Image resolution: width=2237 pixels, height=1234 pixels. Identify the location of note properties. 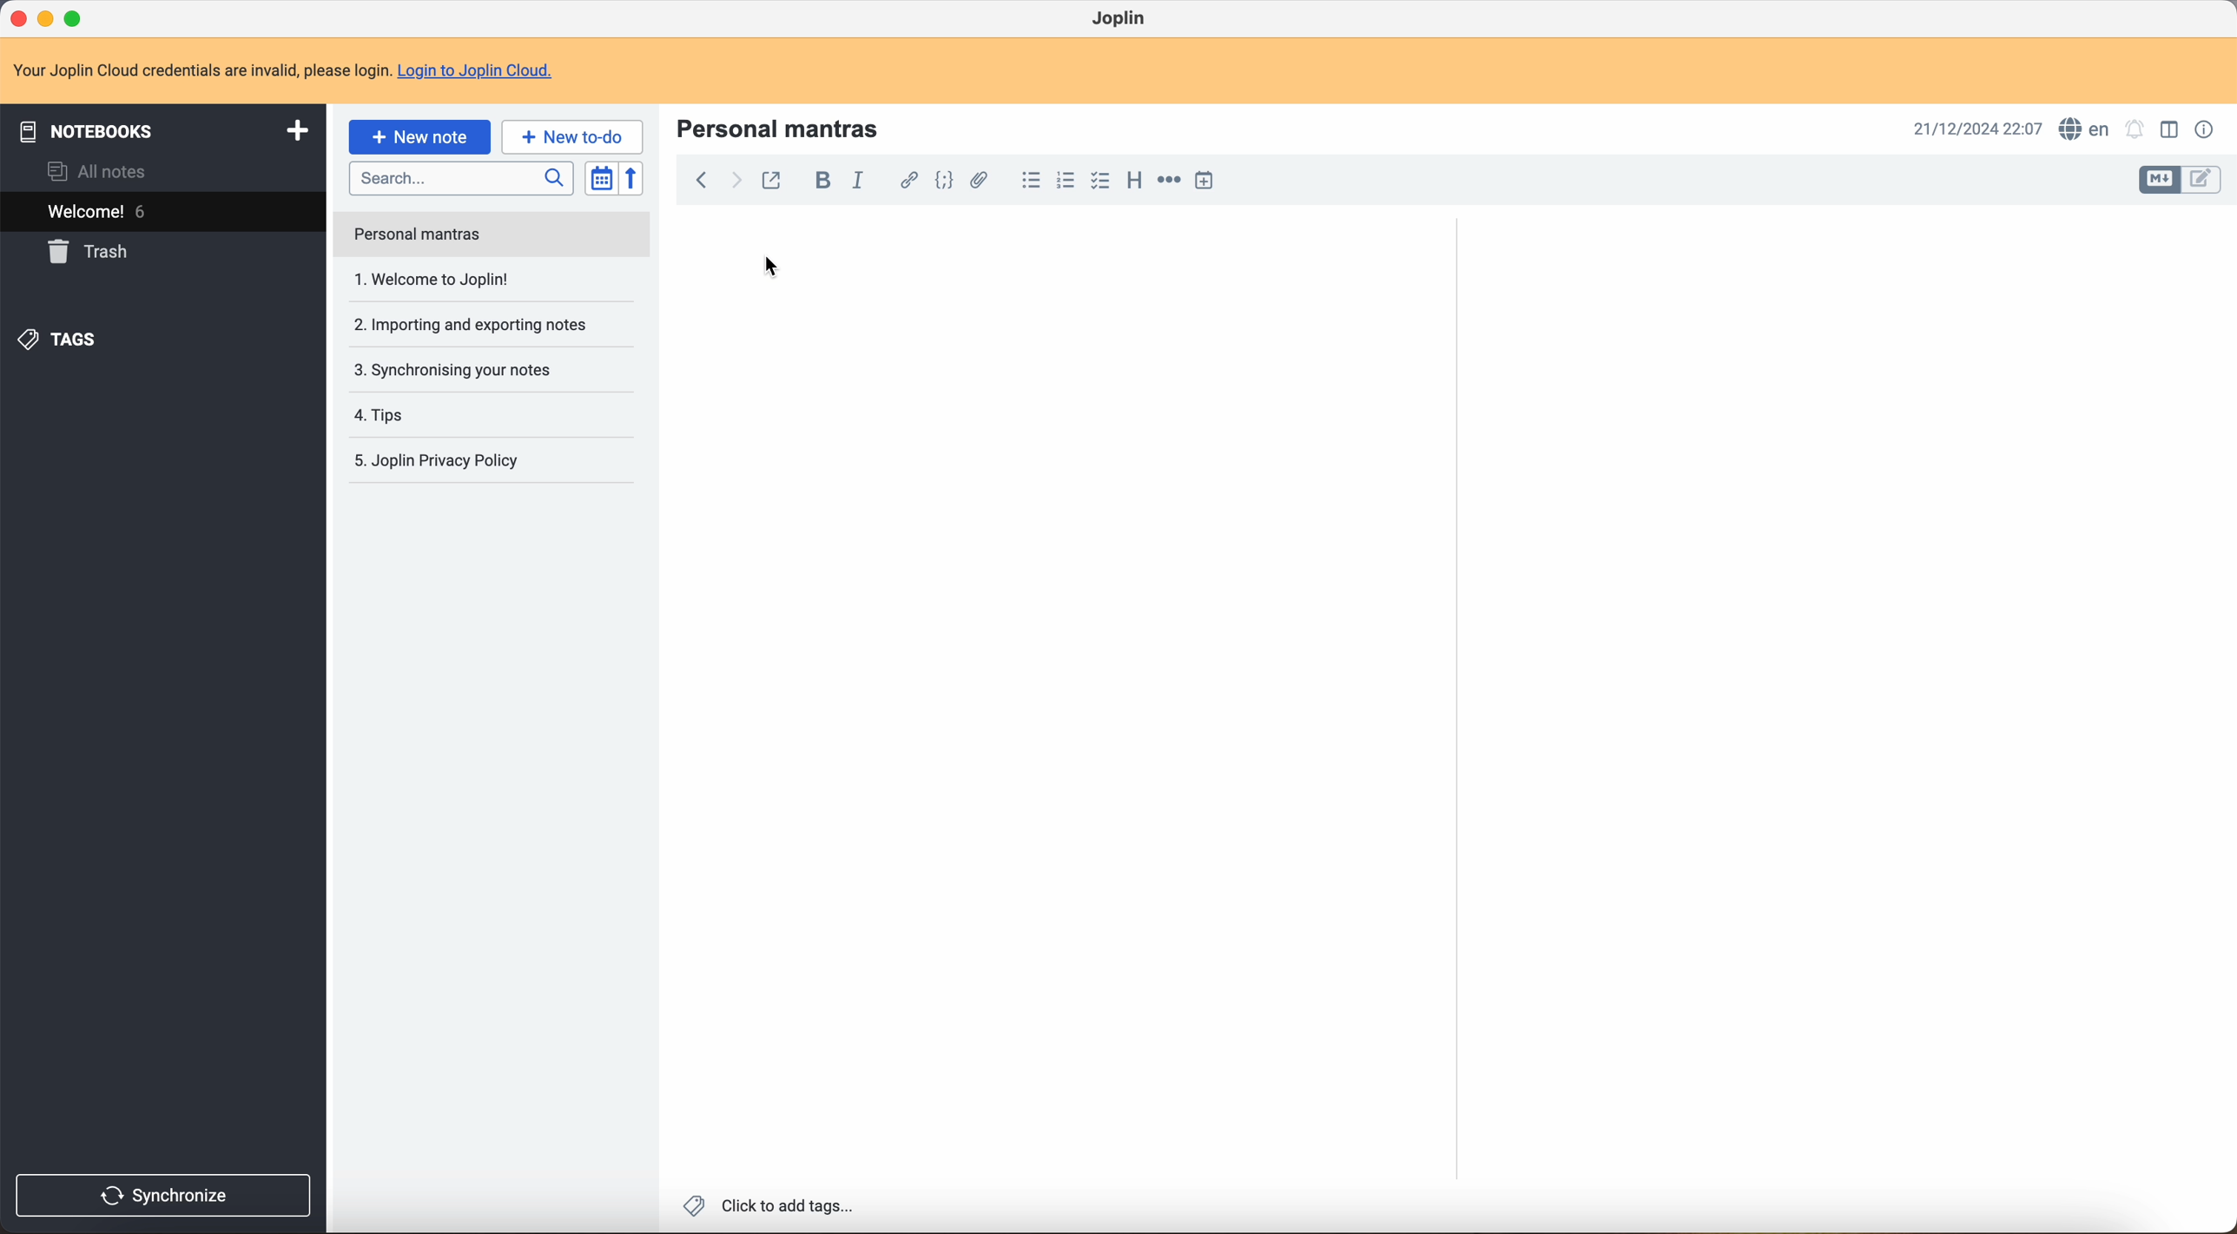
(2205, 130).